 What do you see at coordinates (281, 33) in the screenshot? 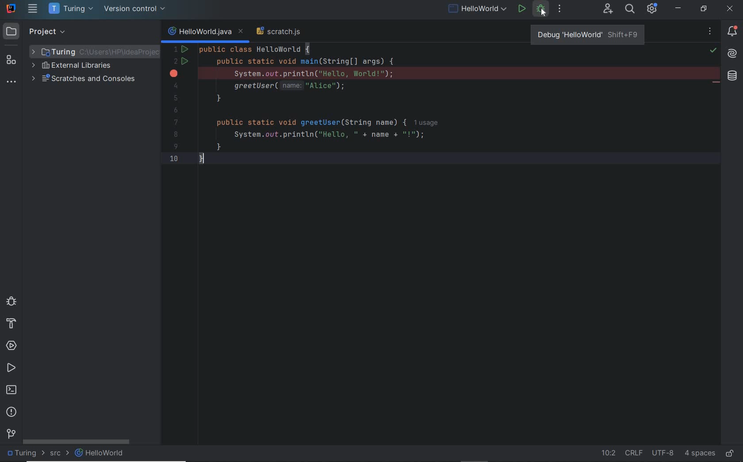
I see `scratch file` at bounding box center [281, 33].